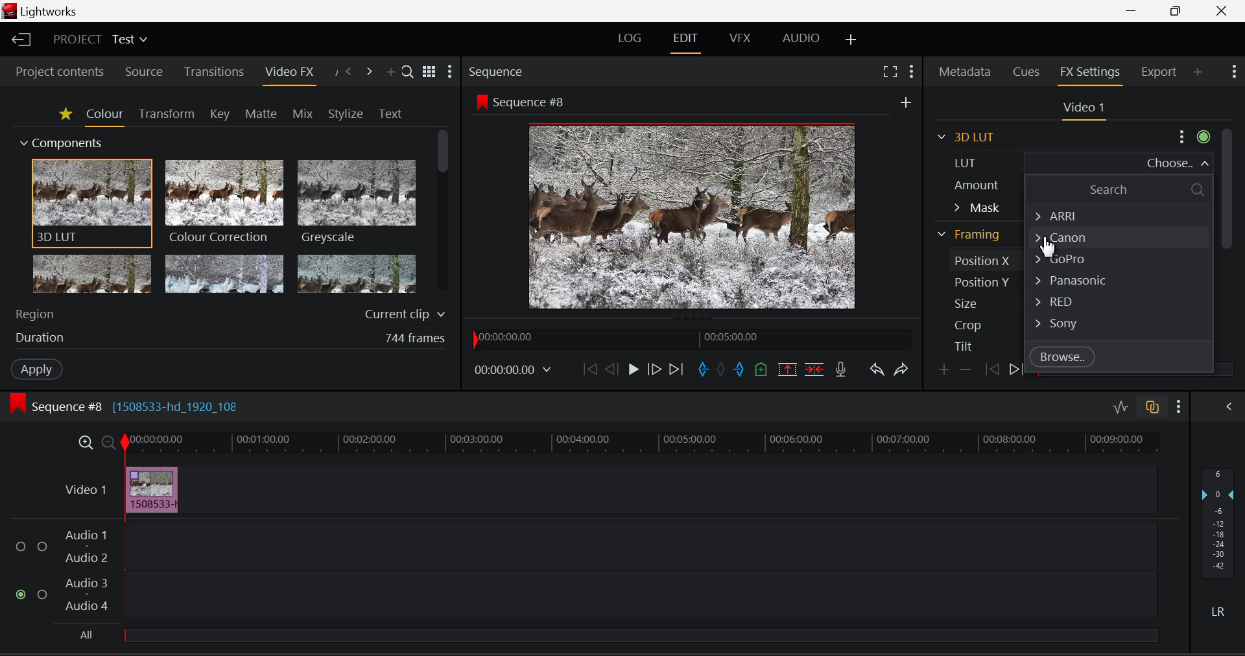 The width and height of the screenshot is (1245, 656). I want to click on Video Layer, so click(85, 489).